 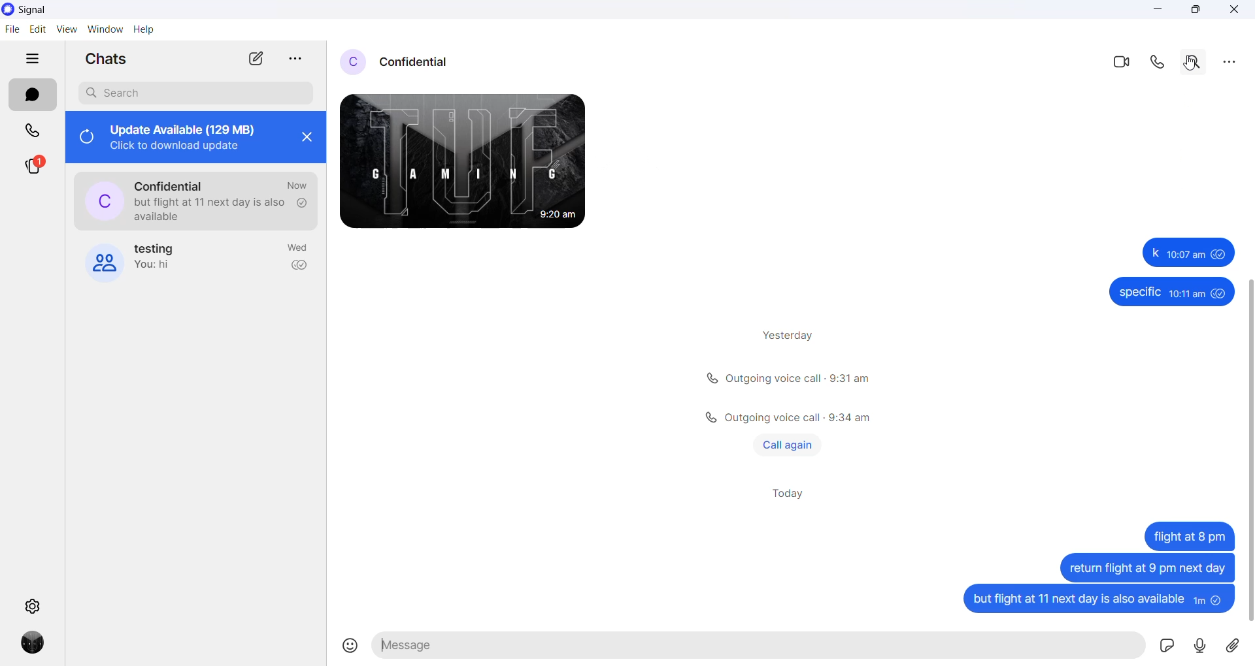 I want to click on Cursor, so click(x=1193, y=69).